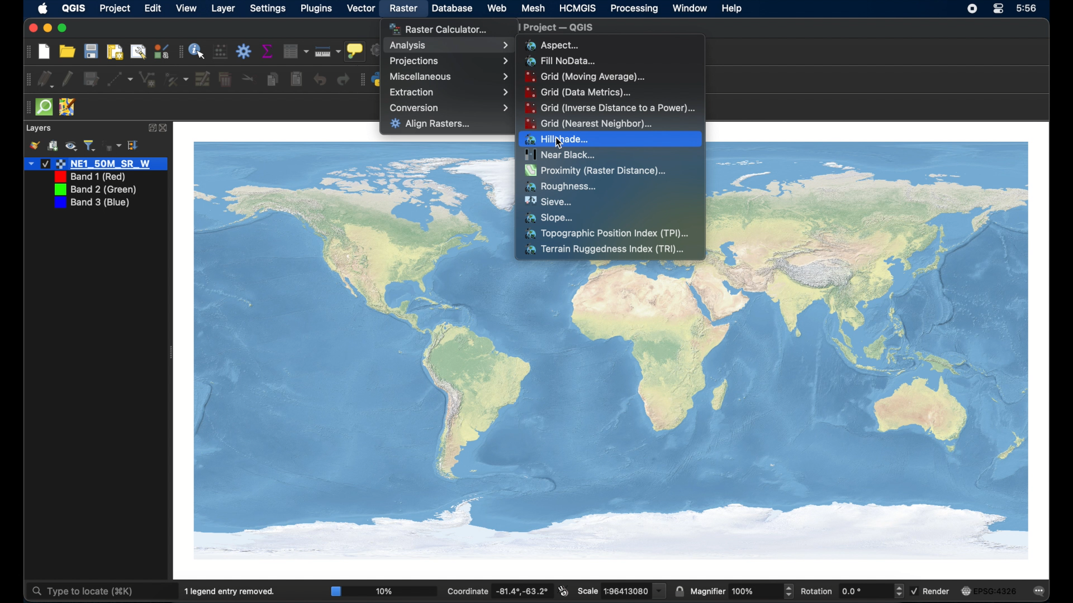 The image size is (1073, 603). Describe the element at coordinates (148, 79) in the screenshot. I see `line string` at that location.